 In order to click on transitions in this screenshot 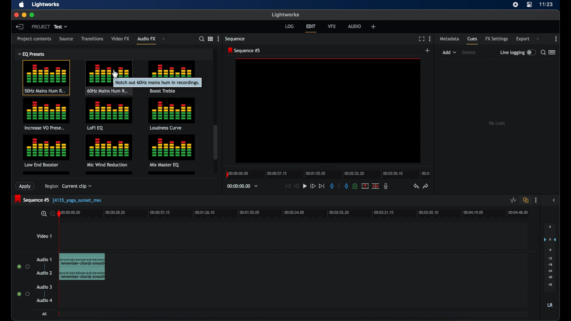, I will do `click(92, 39)`.